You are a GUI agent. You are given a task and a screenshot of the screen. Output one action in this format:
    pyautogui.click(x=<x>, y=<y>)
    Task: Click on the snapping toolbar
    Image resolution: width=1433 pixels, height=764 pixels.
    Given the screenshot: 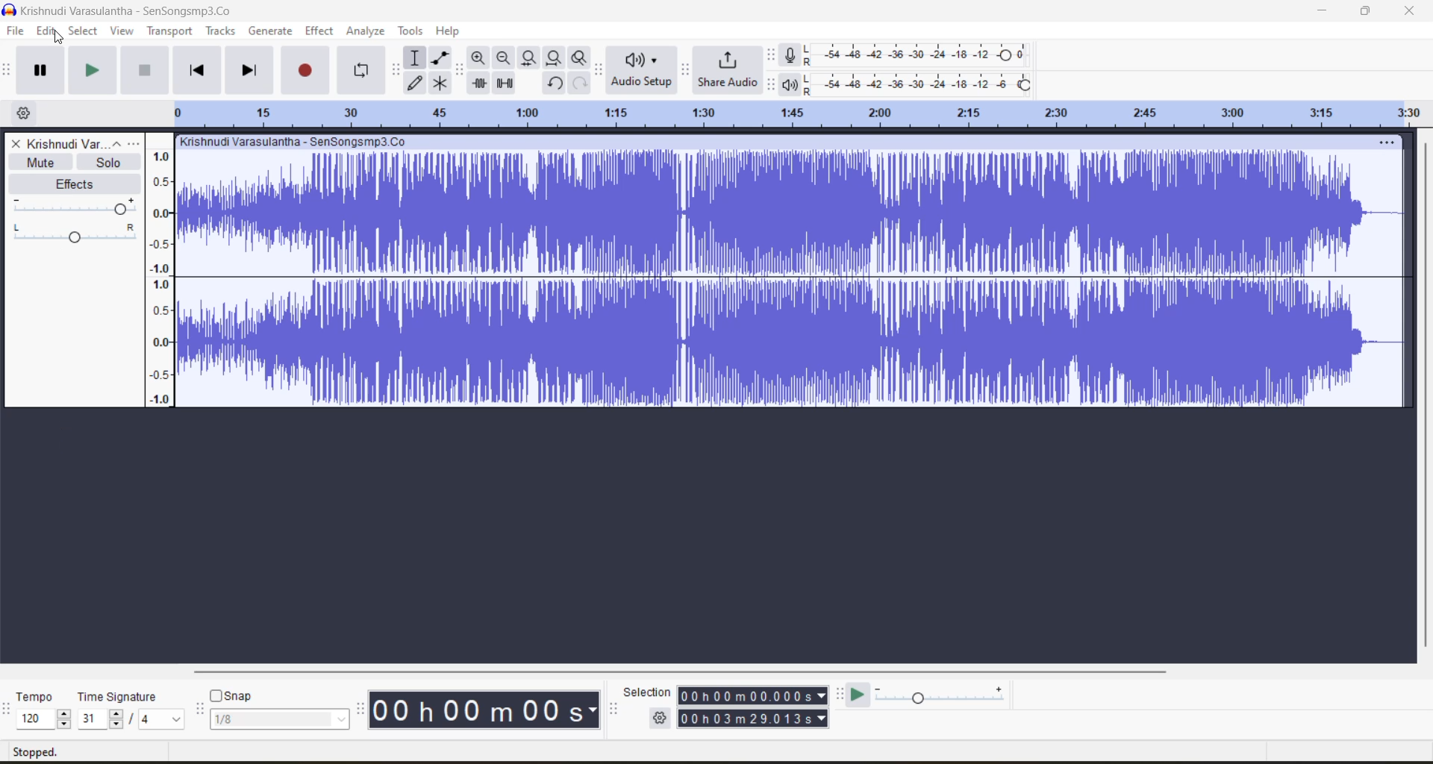 What is the action you would take?
    pyautogui.click(x=197, y=710)
    